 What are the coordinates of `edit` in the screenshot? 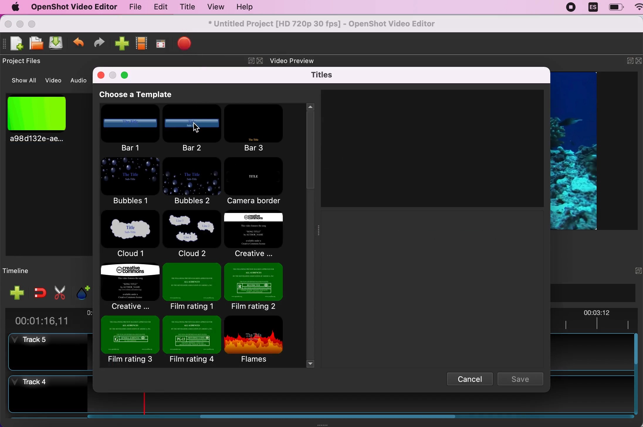 It's located at (159, 7).